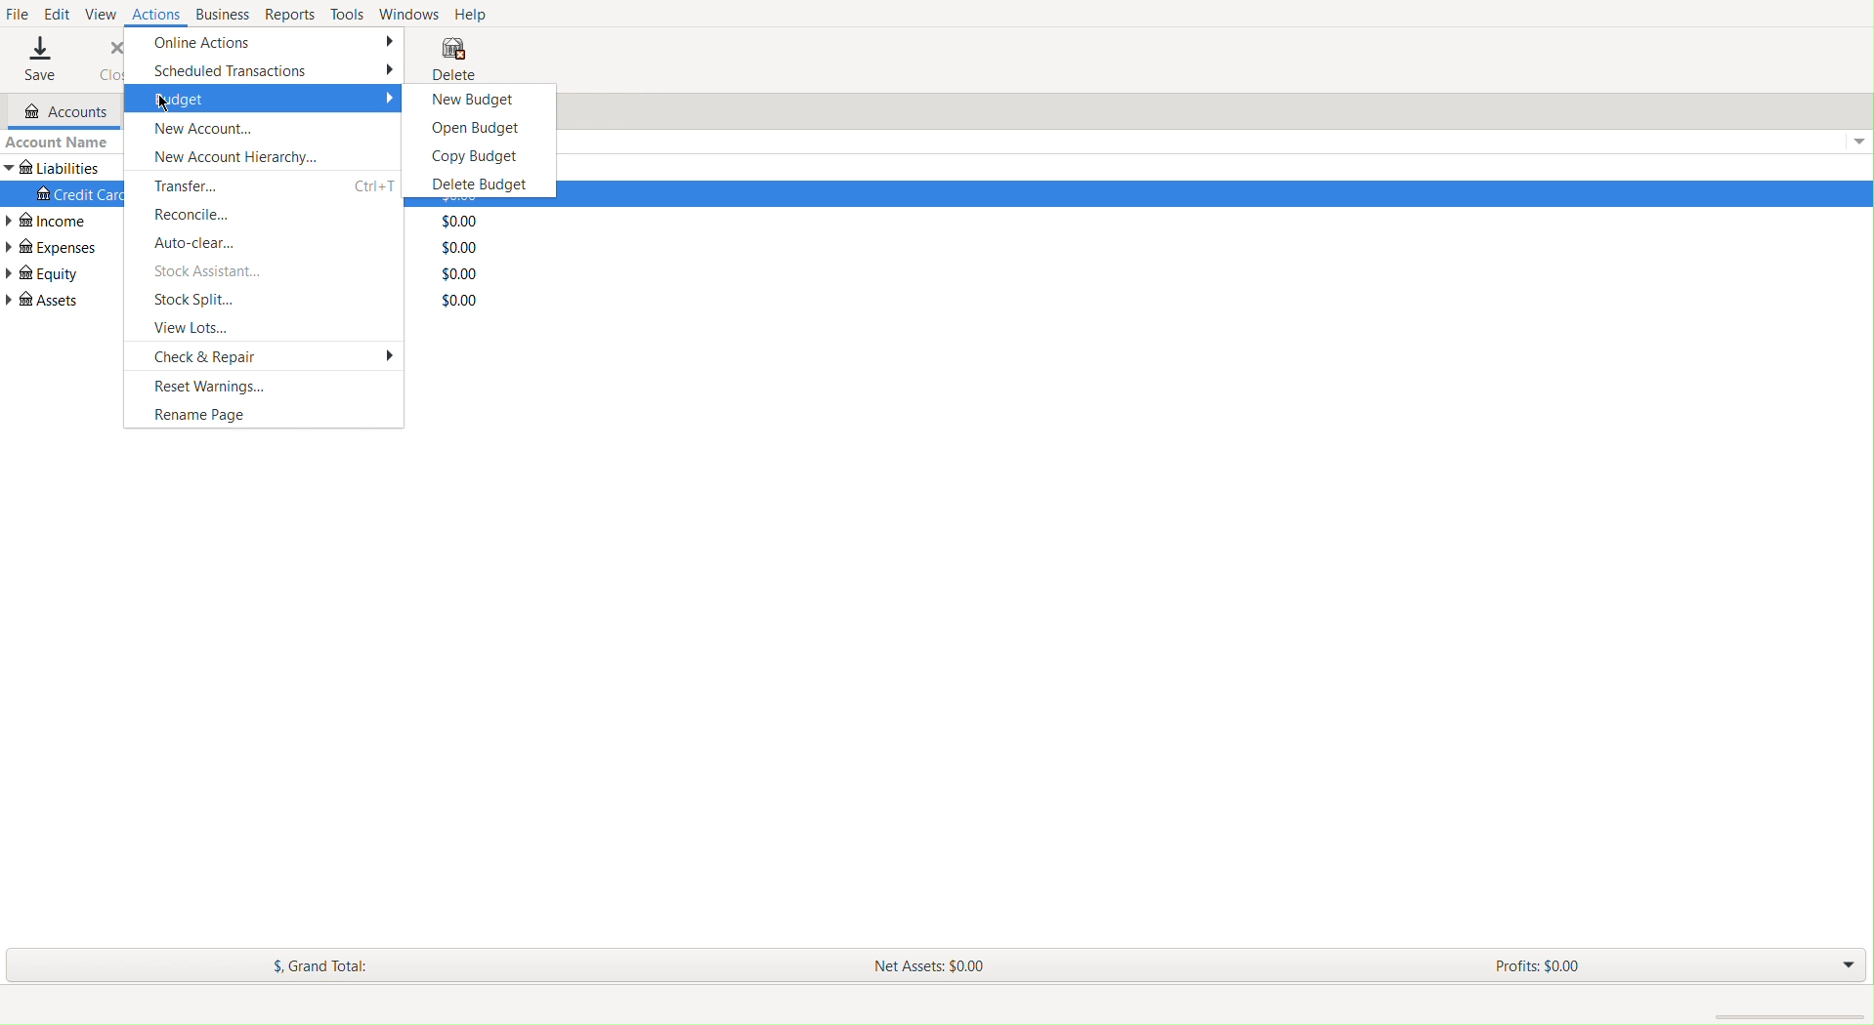  What do you see at coordinates (349, 14) in the screenshot?
I see `Tools` at bounding box center [349, 14].